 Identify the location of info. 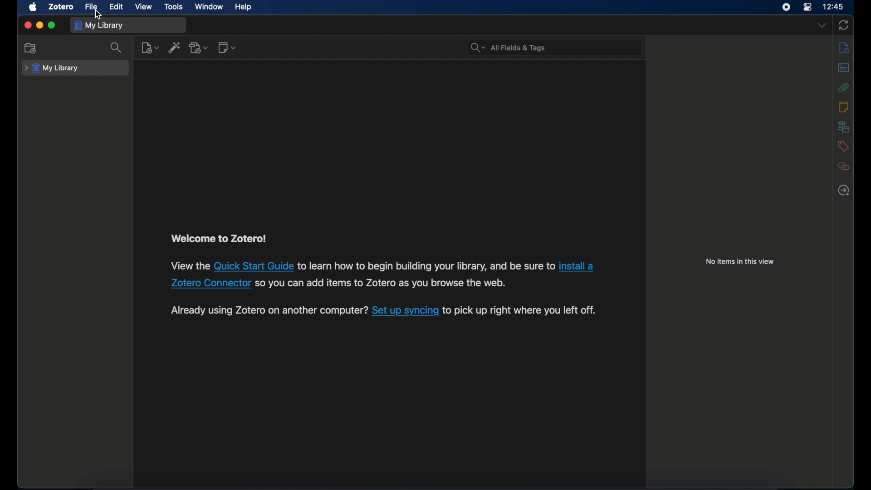
(845, 48).